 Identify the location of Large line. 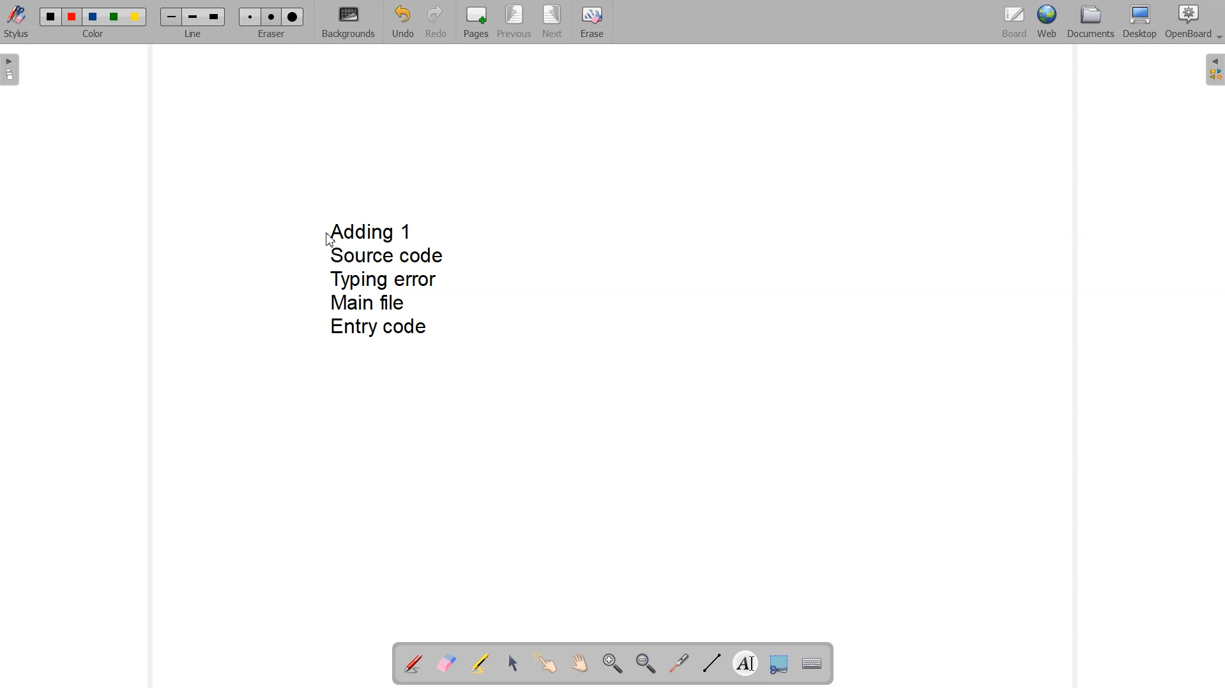
(215, 17).